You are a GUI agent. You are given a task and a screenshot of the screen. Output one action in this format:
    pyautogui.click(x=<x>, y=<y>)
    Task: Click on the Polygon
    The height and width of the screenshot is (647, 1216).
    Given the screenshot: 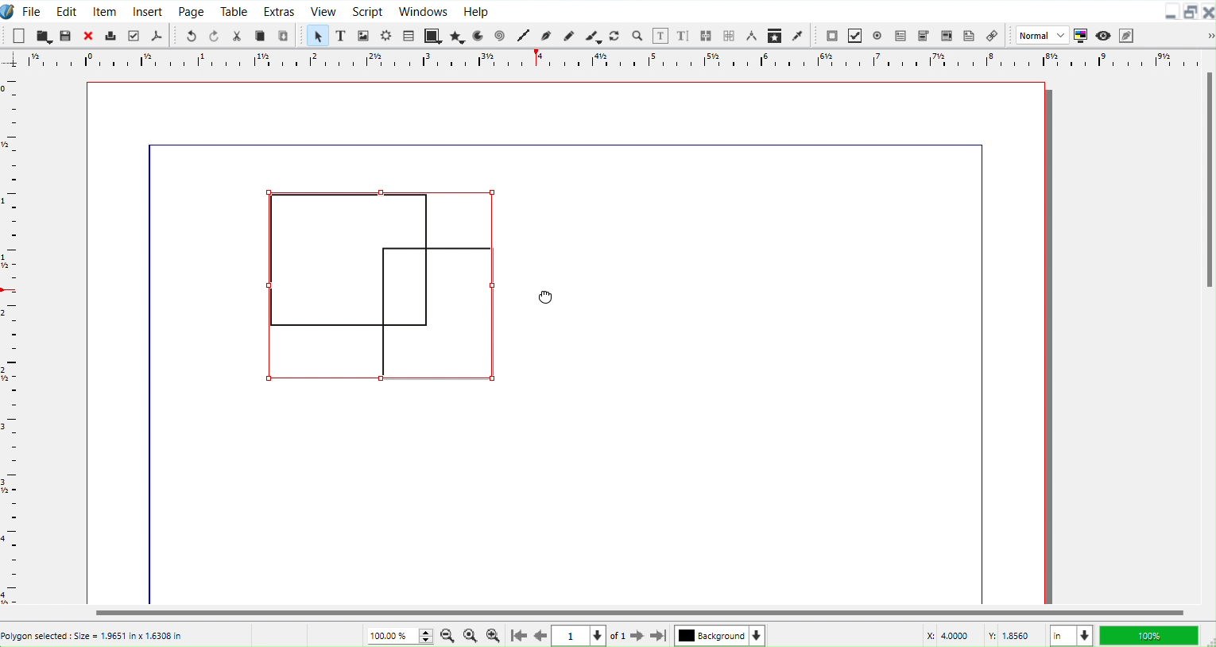 What is the action you would take?
    pyautogui.click(x=458, y=37)
    